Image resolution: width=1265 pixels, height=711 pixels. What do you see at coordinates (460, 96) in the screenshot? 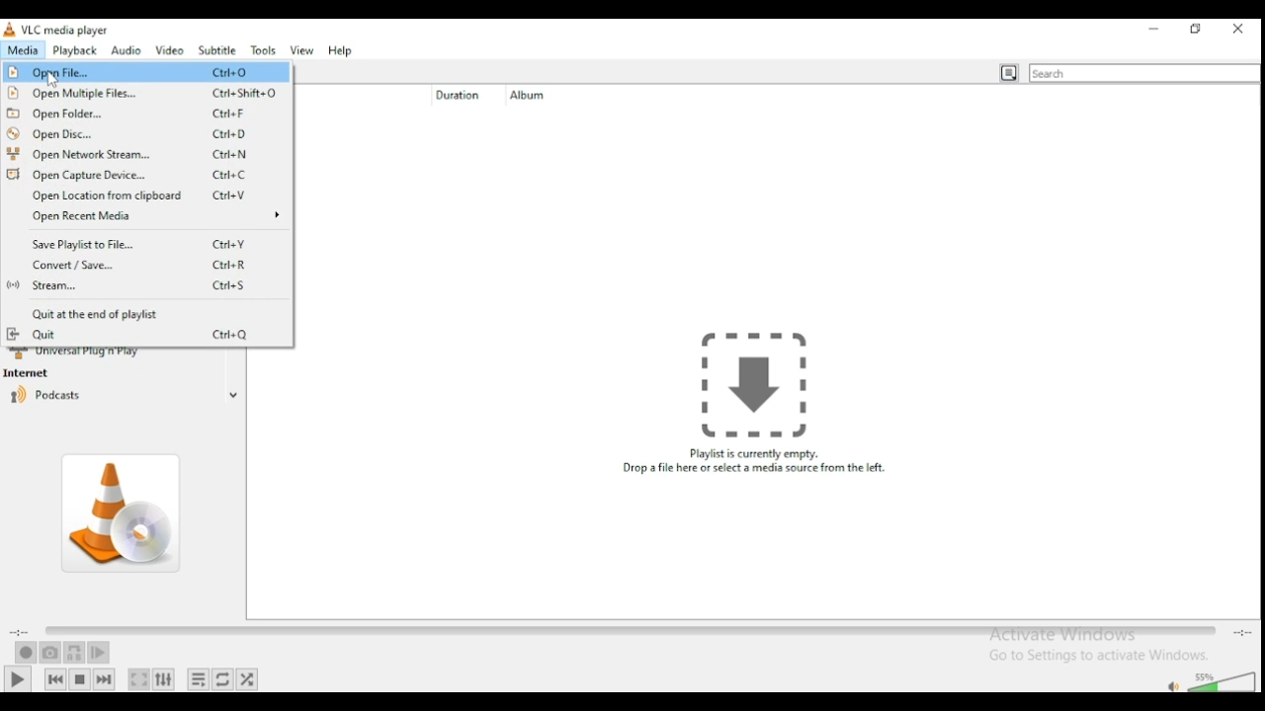
I see `duration` at bounding box center [460, 96].